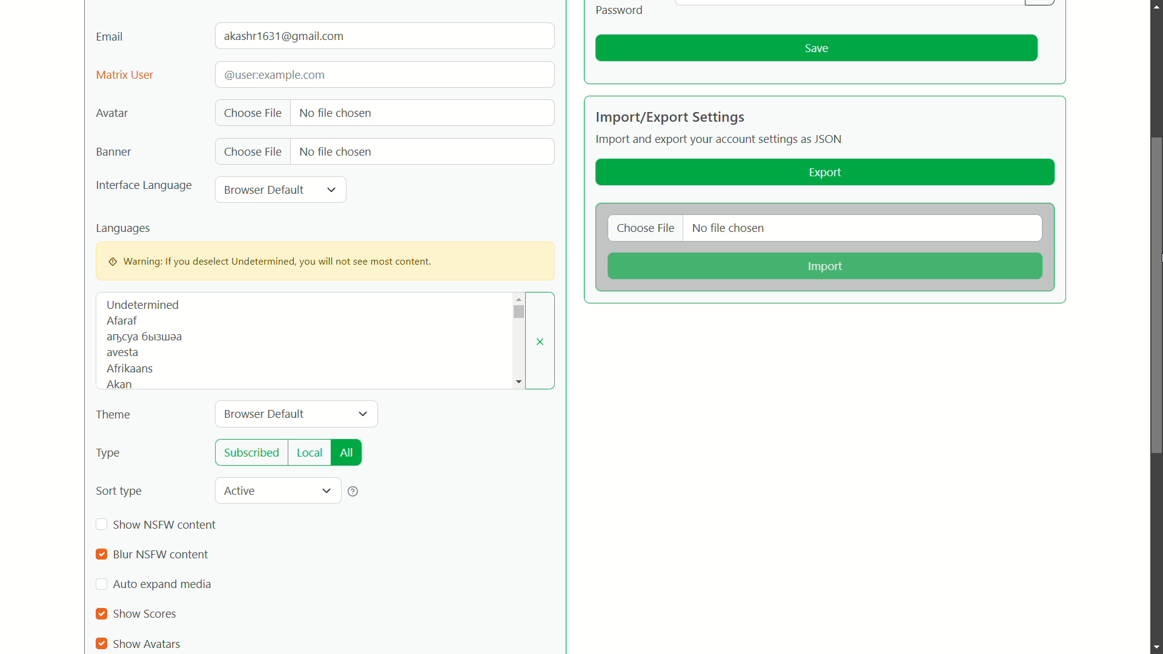 The image size is (1163, 654). What do you see at coordinates (253, 114) in the screenshot?
I see `choose file` at bounding box center [253, 114].